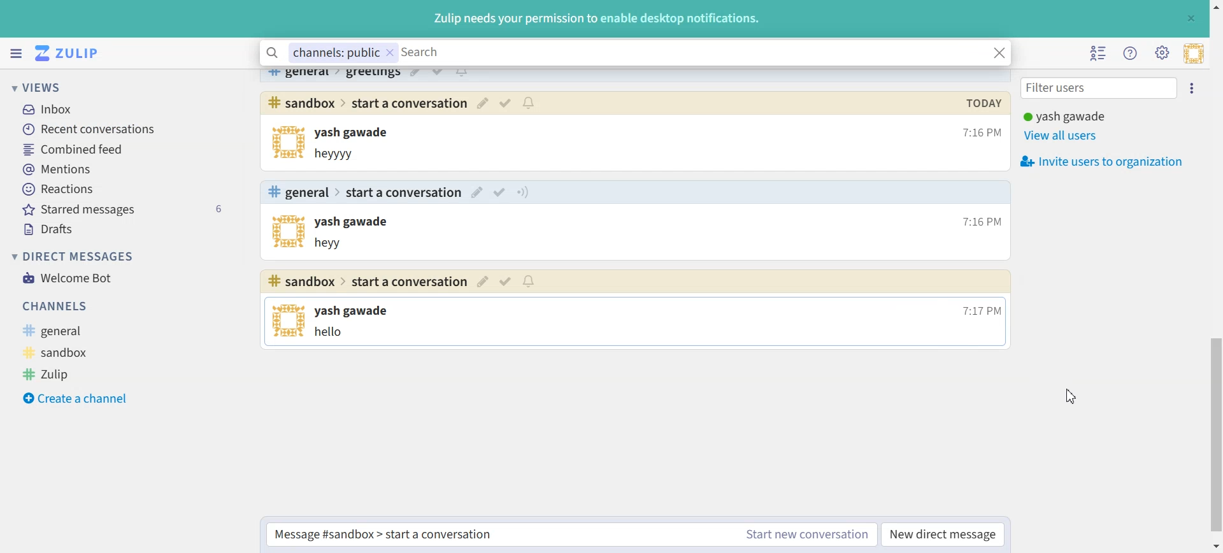 This screenshot has height=553, width=1223. What do you see at coordinates (1067, 396) in the screenshot?
I see `Cursor` at bounding box center [1067, 396].